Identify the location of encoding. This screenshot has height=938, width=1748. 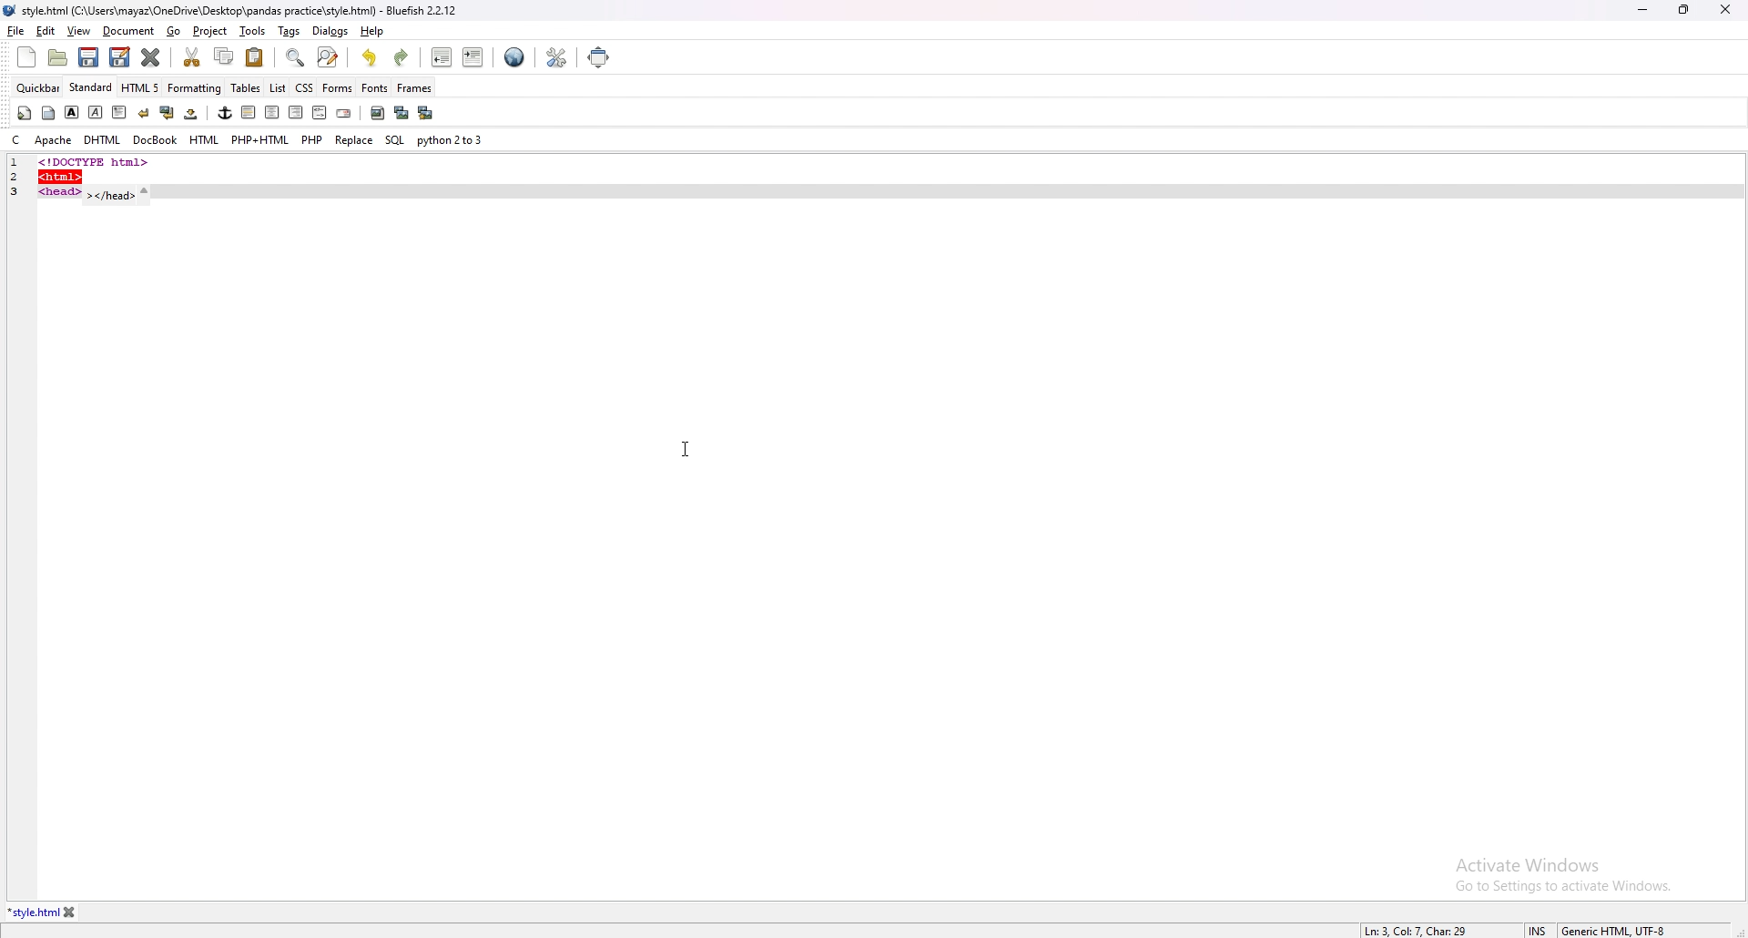
(1613, 929).